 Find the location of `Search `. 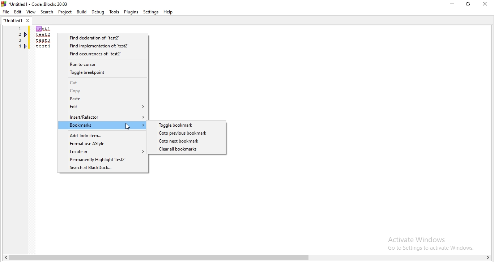

Search  is located at coordinates (47, 12).